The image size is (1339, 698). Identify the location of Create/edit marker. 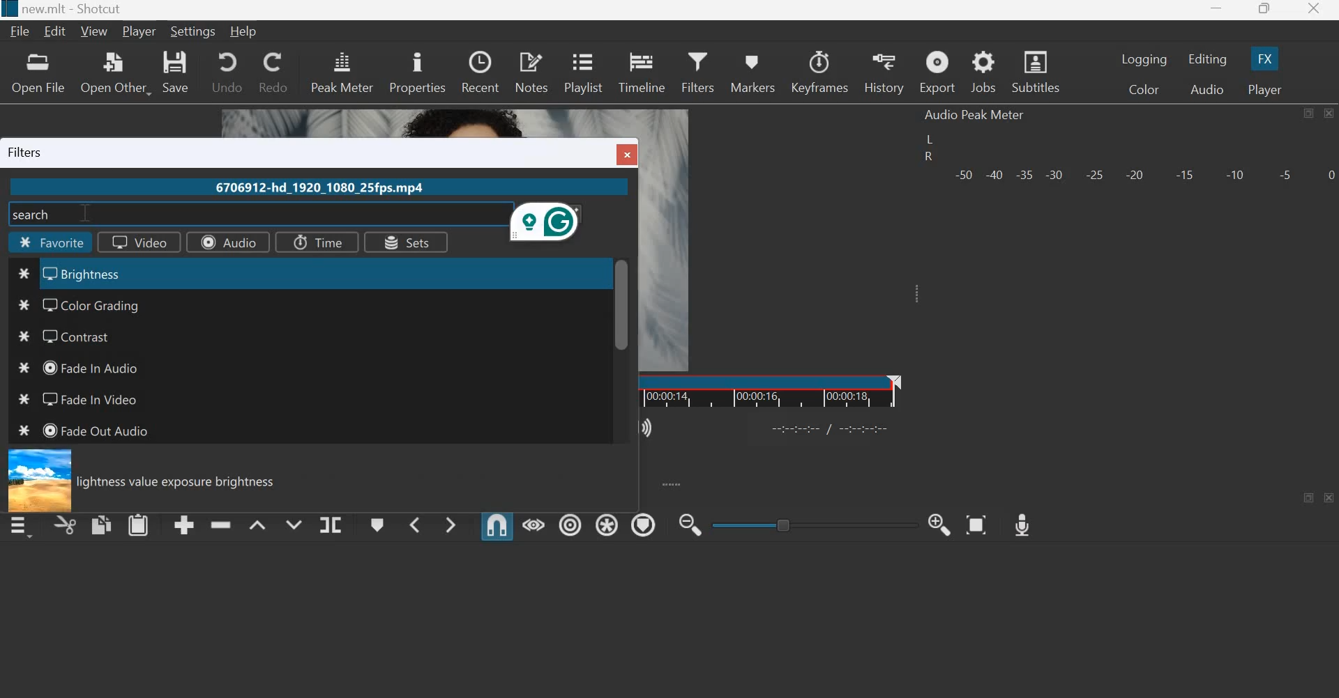
(378, 525).